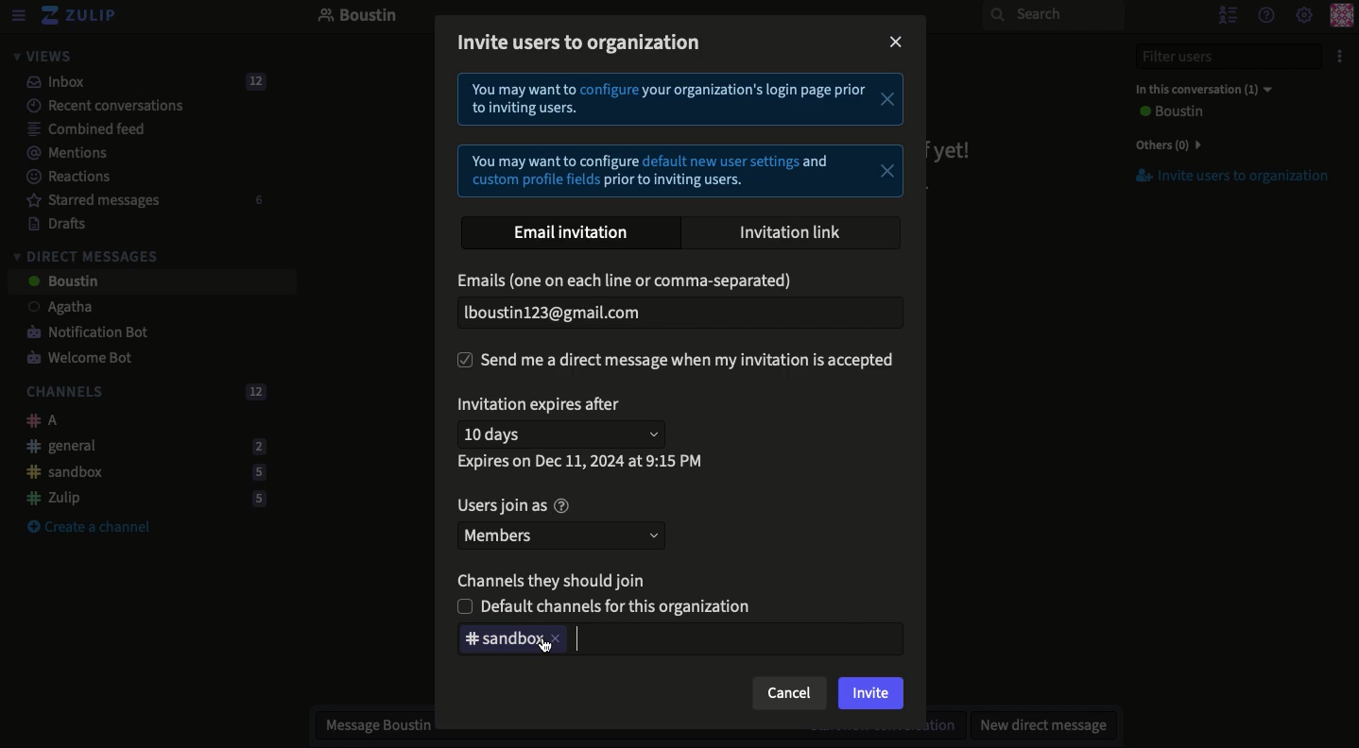 This screenshot has width=1359, height=748. What do you see at coordinates (680, 361) in the screenshot?
I see `Send DM when invitation is accepted` at bounding box center [680, 361].